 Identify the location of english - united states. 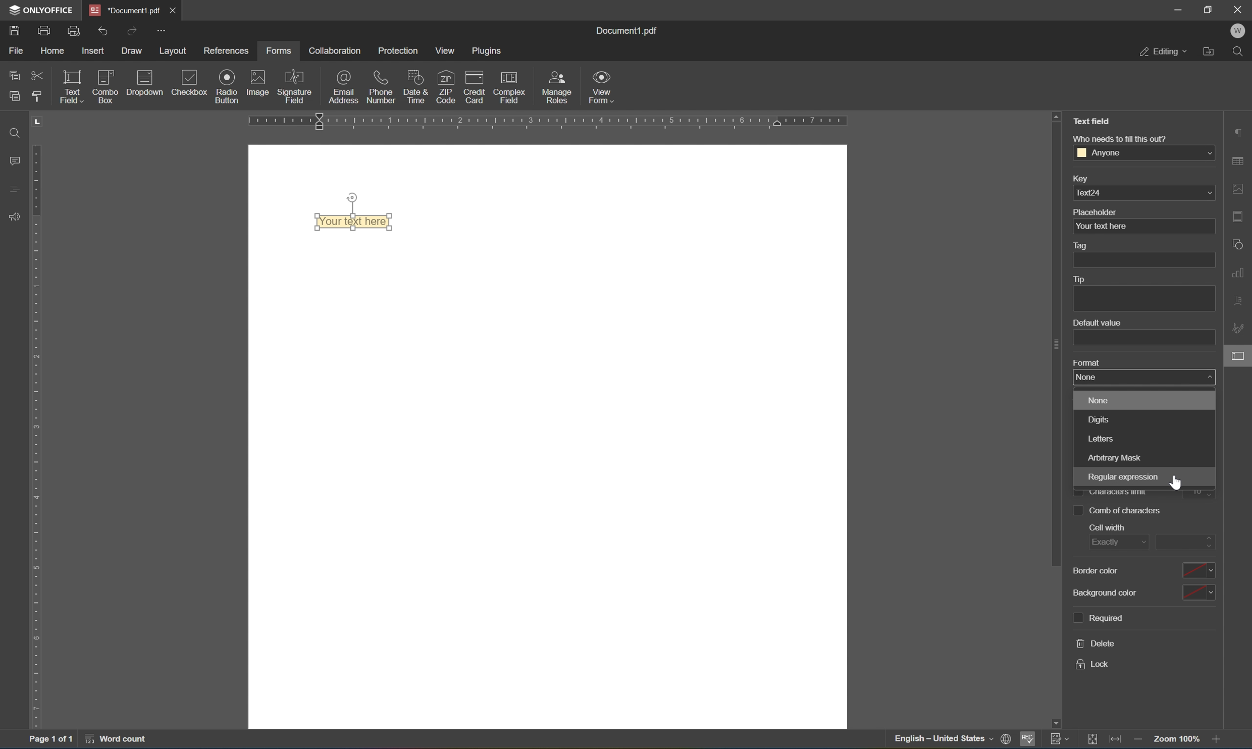
(946, 740).